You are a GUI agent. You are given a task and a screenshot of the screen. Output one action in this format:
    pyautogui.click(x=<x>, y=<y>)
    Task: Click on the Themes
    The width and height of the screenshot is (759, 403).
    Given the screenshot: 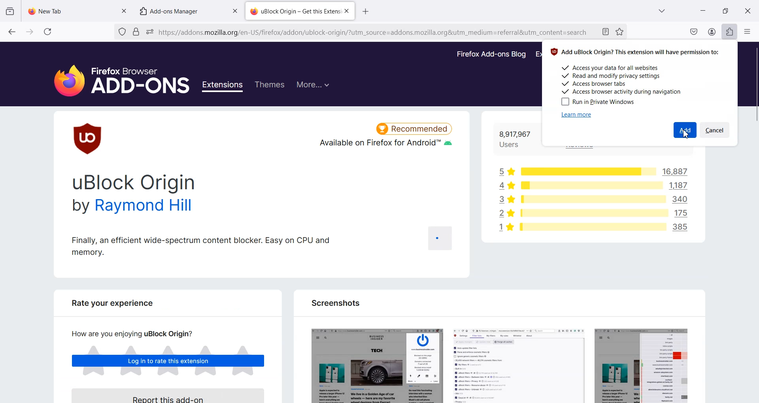 What is the action you would take?
    pyautogui.click(x=269, y=85)
    